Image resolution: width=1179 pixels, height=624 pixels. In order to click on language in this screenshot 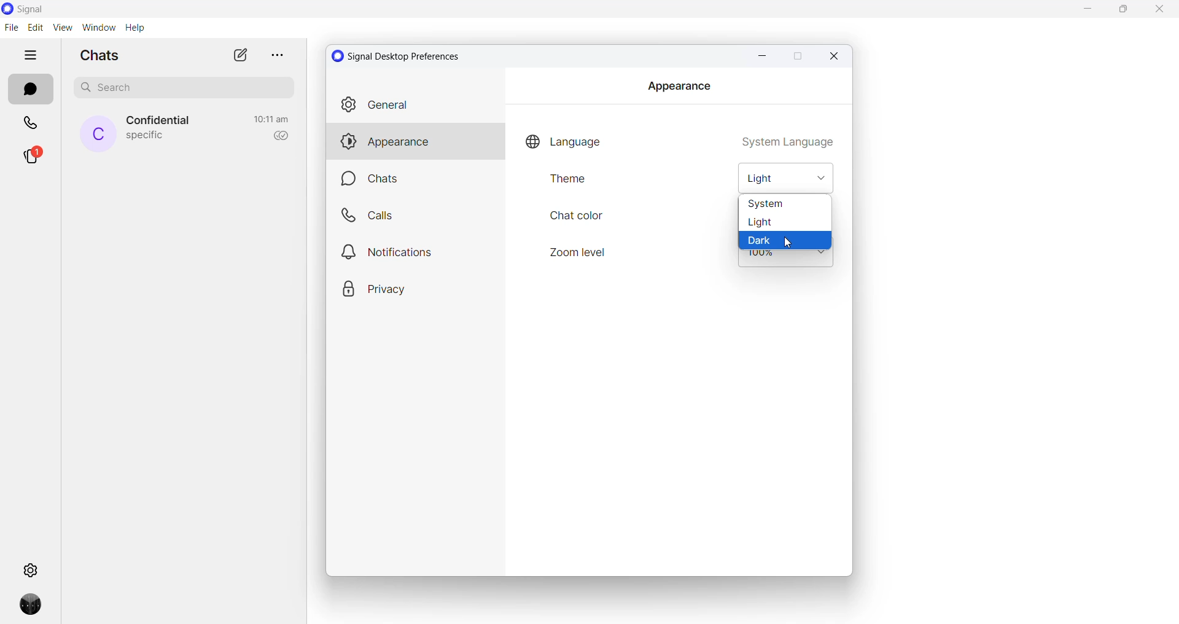, I will do `click(565, 139)`.